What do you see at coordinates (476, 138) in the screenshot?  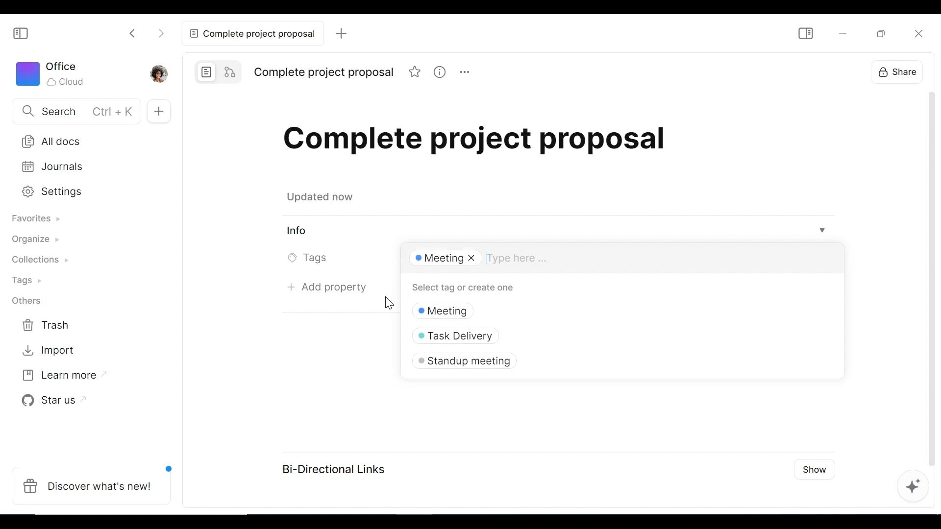 I see `Title` at bounding box center [476, 138].